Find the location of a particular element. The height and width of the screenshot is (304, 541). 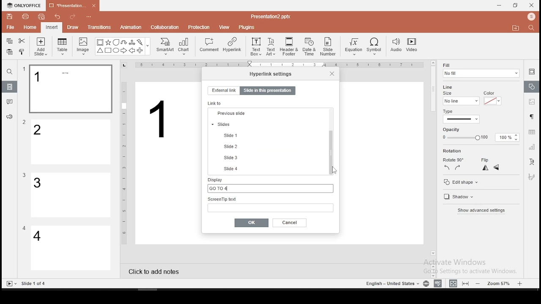

chart settings is located at coordinates (531, 147).